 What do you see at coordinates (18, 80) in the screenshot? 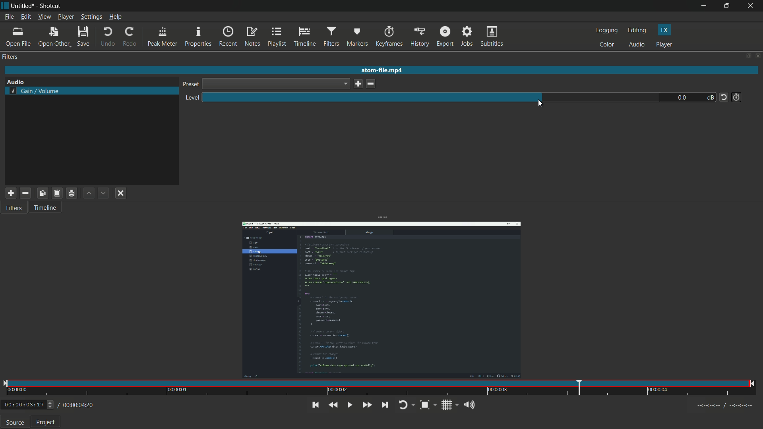
I see `Audio` at bounding box center [18, 80].